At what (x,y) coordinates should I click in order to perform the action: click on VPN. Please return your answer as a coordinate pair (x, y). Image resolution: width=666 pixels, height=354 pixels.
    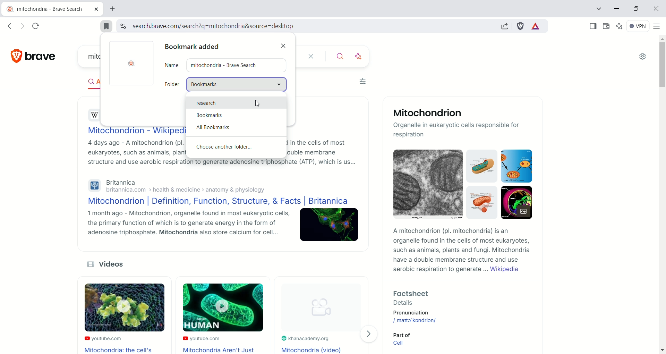
    Looking at the image, I should click on (639, 26).